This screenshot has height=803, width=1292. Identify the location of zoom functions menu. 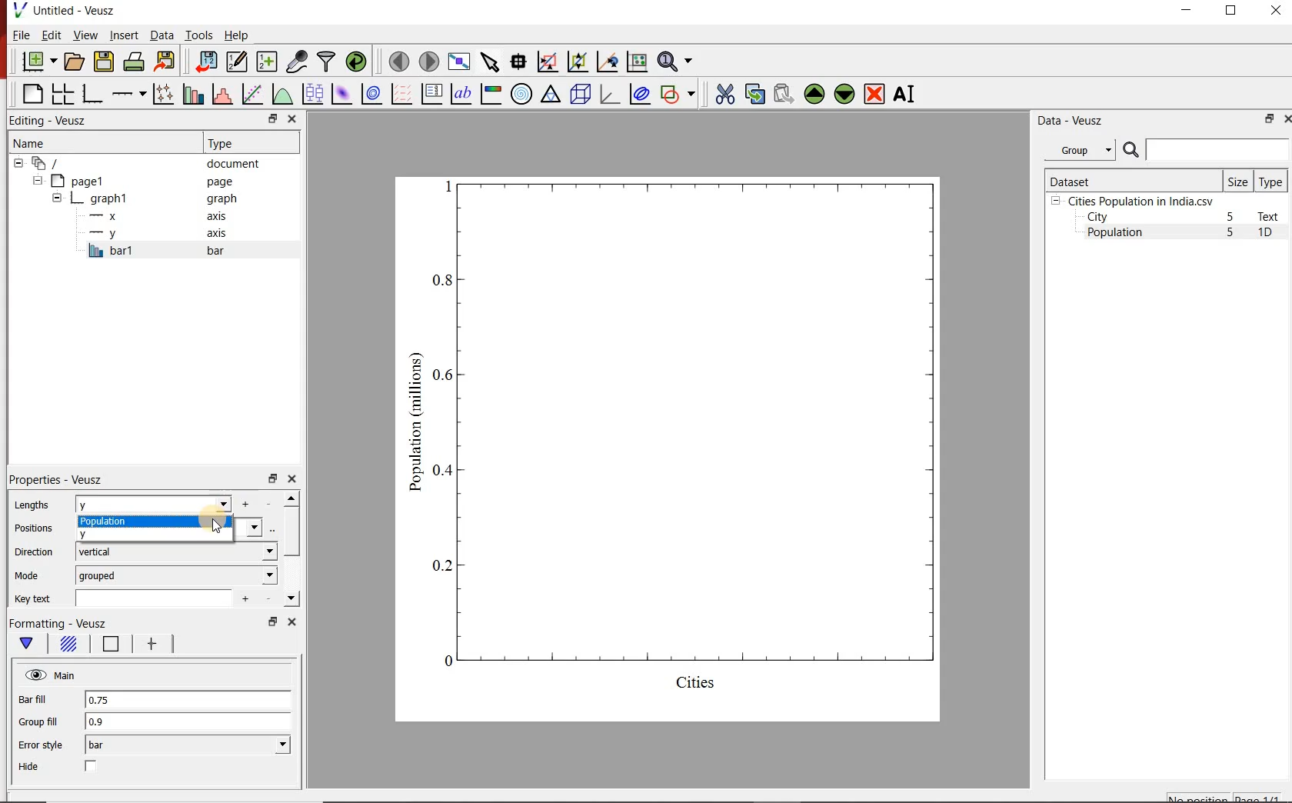
(678, 62).